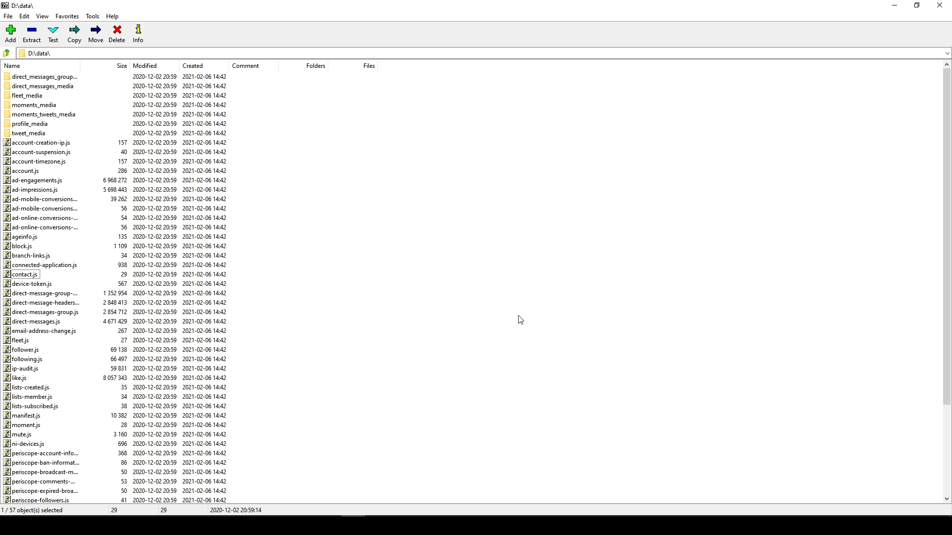 The height and width of the screenshot is (535, 952). Describe the element at coordinates (18, 378) in the screenshot. I see `like.js` at that location.